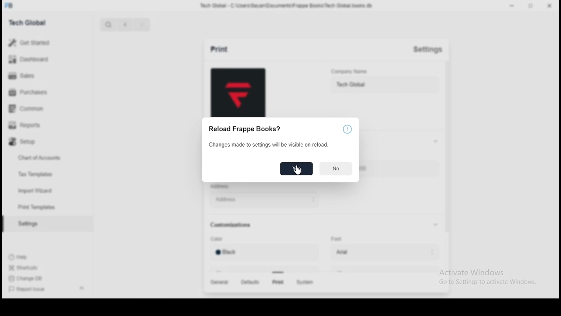 The width and height of the screenshot is (561, 316). I want to click on Reports , so click(36, 126).